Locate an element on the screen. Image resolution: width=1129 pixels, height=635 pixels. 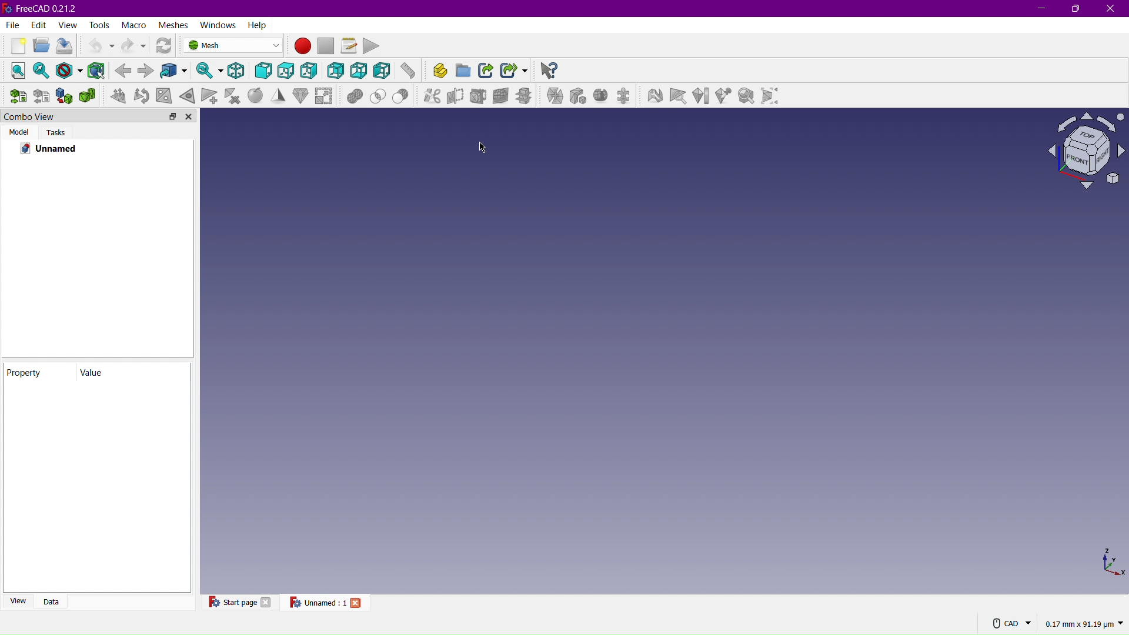
Open is located at coordinates (39, 47).